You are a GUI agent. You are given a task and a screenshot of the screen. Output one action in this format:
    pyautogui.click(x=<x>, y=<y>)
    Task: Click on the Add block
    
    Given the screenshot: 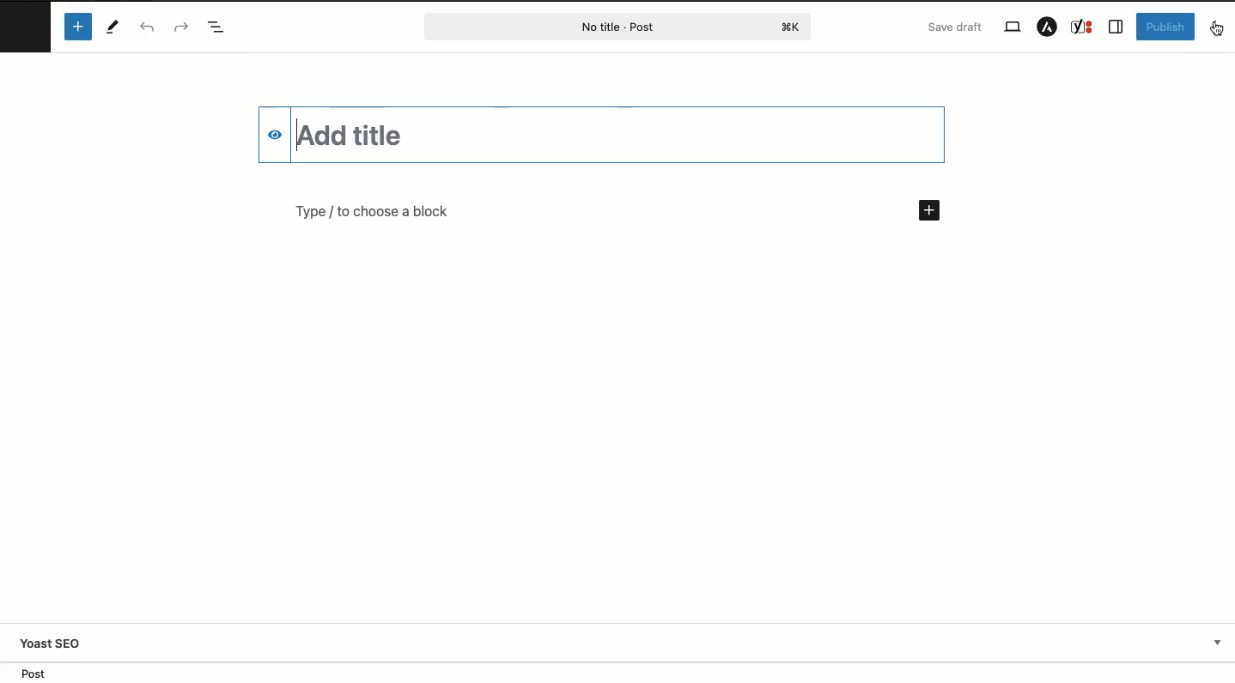 What is the action you would take?
    pyautogui.click(x=934, y=208)
    